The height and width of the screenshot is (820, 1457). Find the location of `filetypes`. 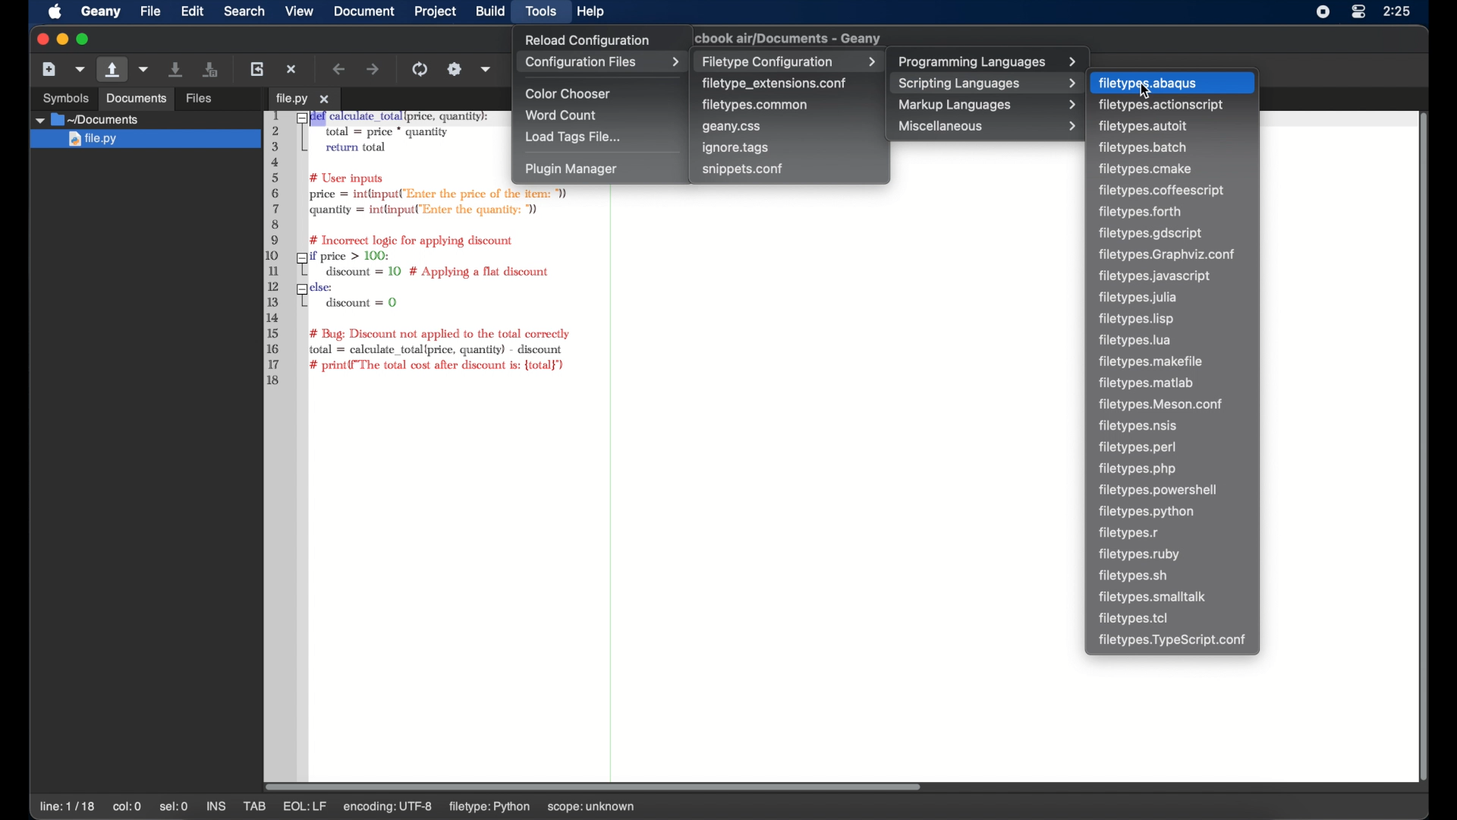

filetypes is located at coordinates (1143, 148).